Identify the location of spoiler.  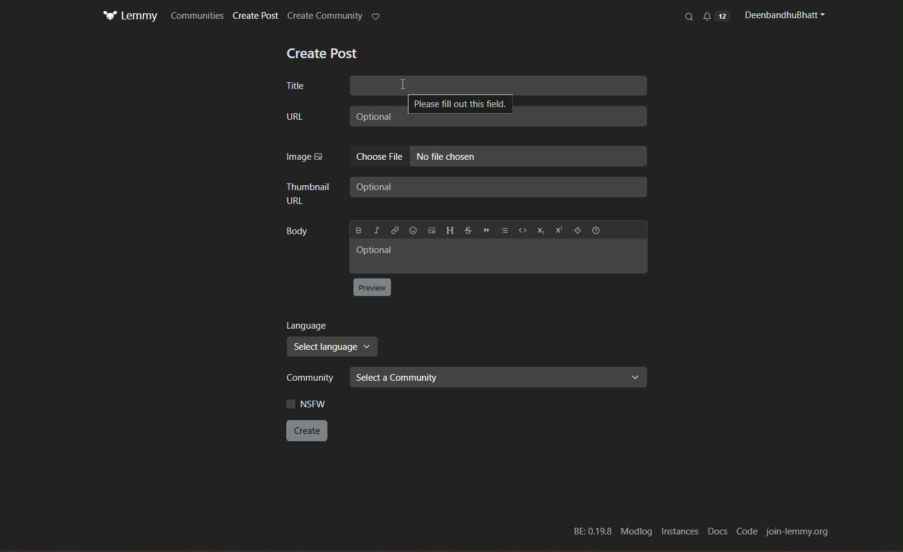
(577, 229).